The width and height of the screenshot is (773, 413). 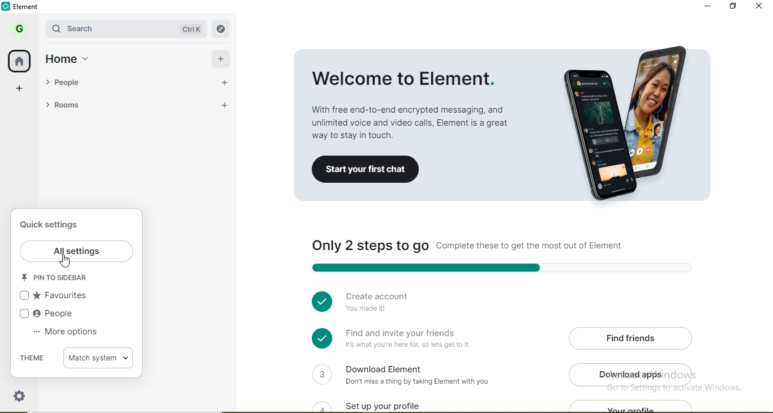 What do you see at coordinates (405, 304) in the screenshot?
I see `Create account` at bounding box center [405, 304].